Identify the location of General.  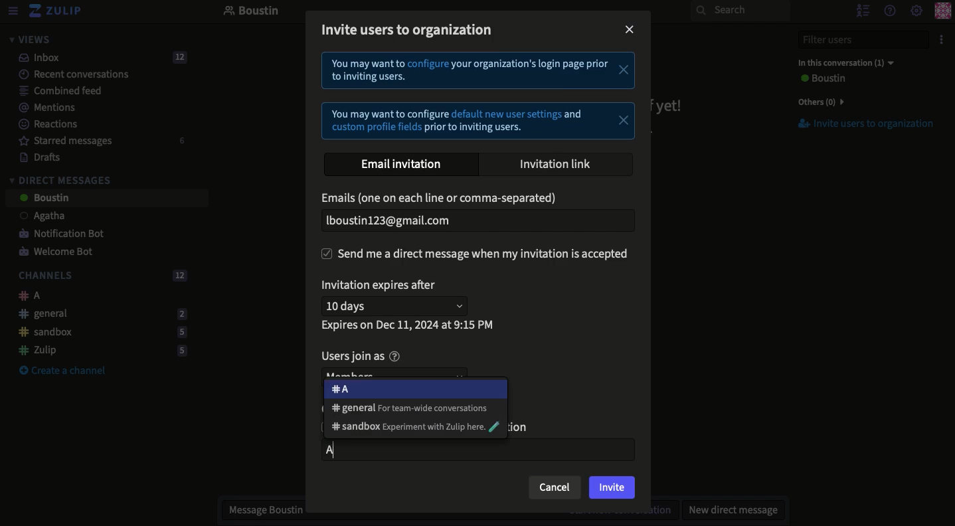
(412, 410).